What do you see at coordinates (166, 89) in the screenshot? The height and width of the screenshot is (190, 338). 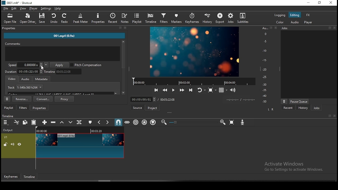 I see `play quickly backward` at bounding box center [166, 89].